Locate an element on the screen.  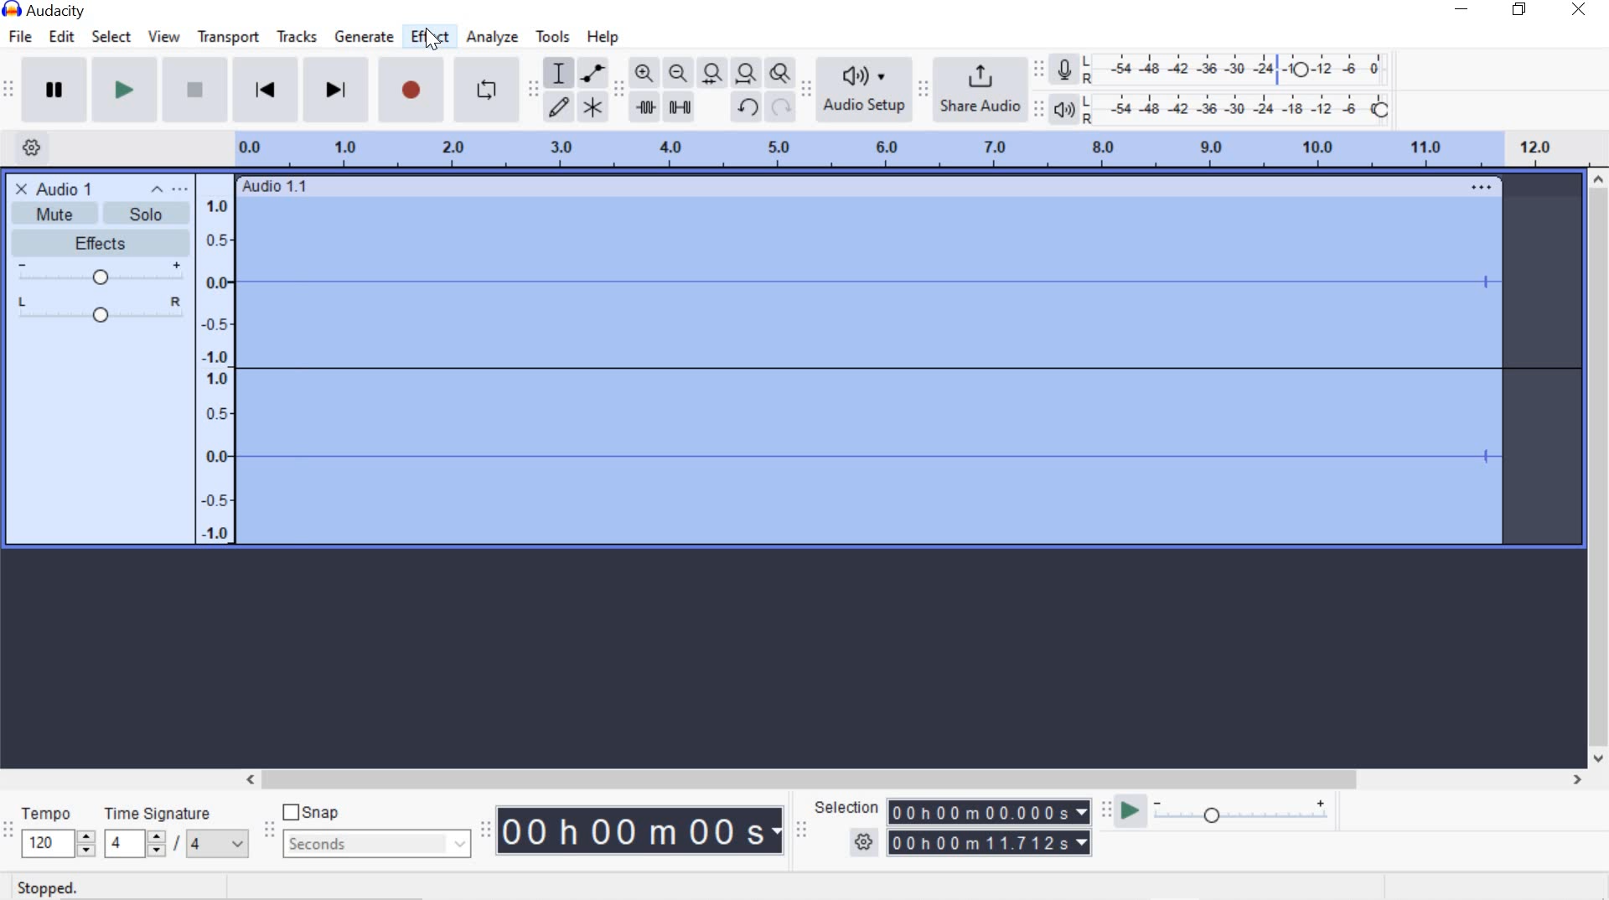
Draw tool is located at coordinates (558, 106).